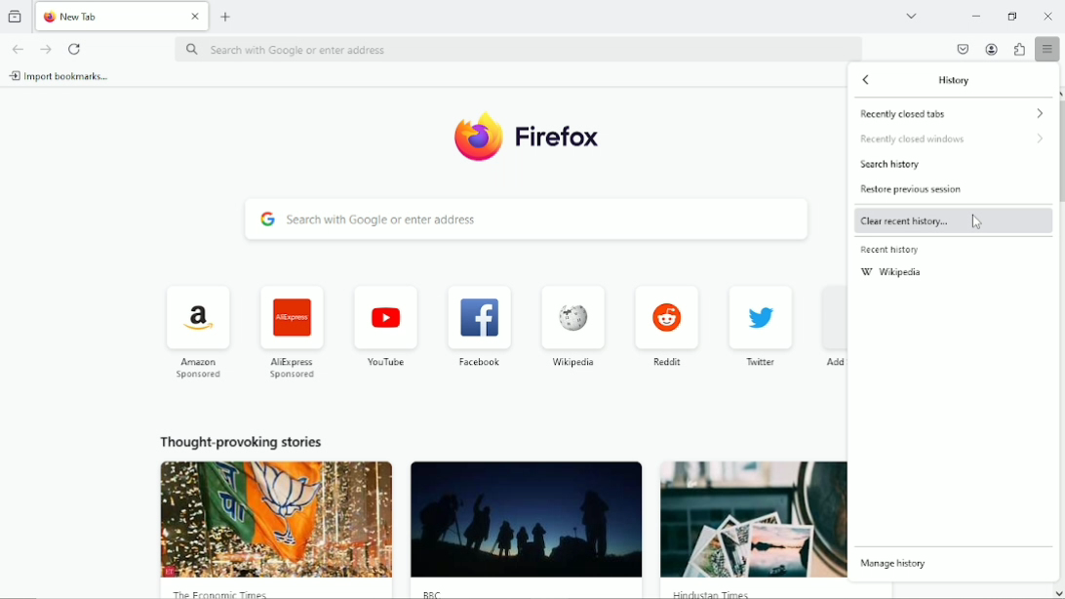 This screenshot has width=1065, height=599. Describe the element at coordinates (962, 50) in the screenshot. I see `save to pocket` at that location.